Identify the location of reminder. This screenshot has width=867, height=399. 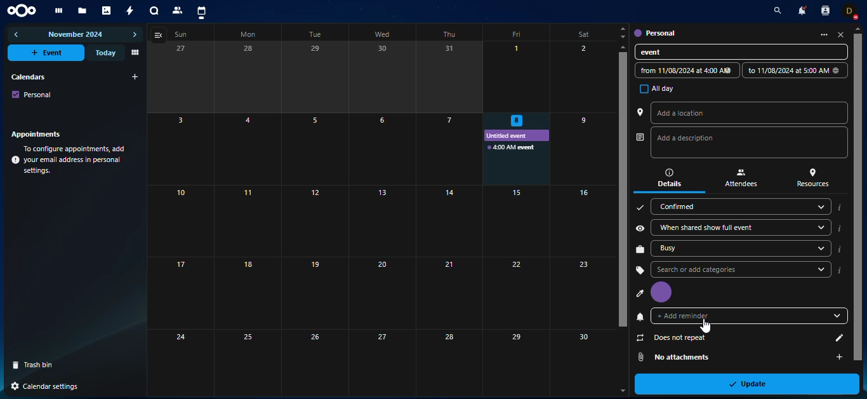
(640, 316).